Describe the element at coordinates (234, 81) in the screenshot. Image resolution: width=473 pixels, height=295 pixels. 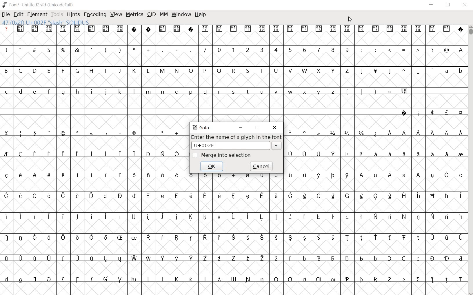
I see `empty cells` at that location.